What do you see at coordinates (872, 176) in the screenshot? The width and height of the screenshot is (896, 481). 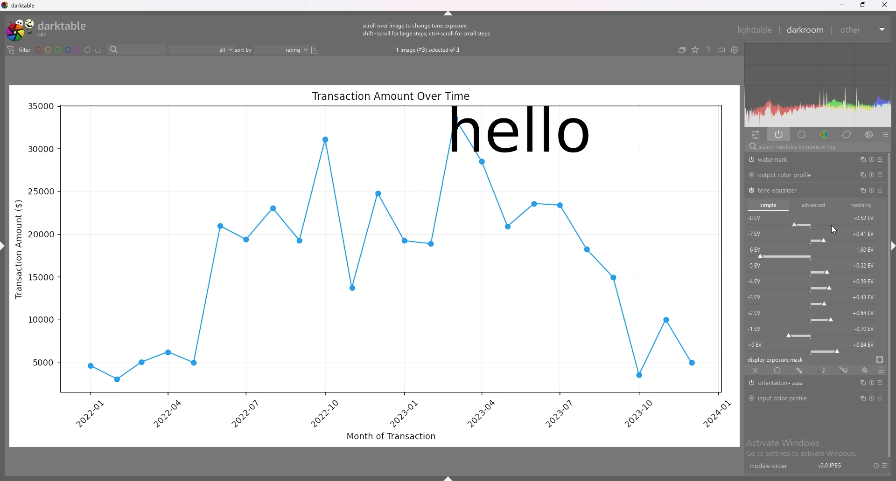 I see `multiple instance actions, reset and presets` at bounding box center [872, 176].